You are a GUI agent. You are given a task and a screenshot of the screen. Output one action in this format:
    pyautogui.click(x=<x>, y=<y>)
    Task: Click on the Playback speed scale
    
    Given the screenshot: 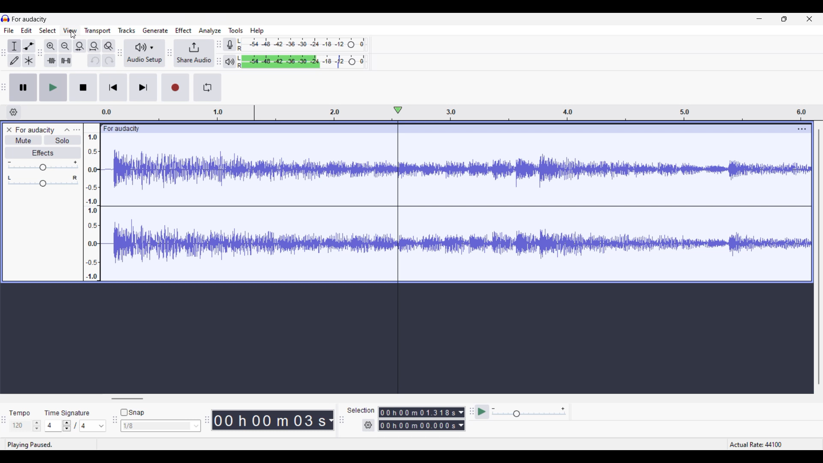 What is the action you would take?
    pyautogui.click(x=529, y=412)
    